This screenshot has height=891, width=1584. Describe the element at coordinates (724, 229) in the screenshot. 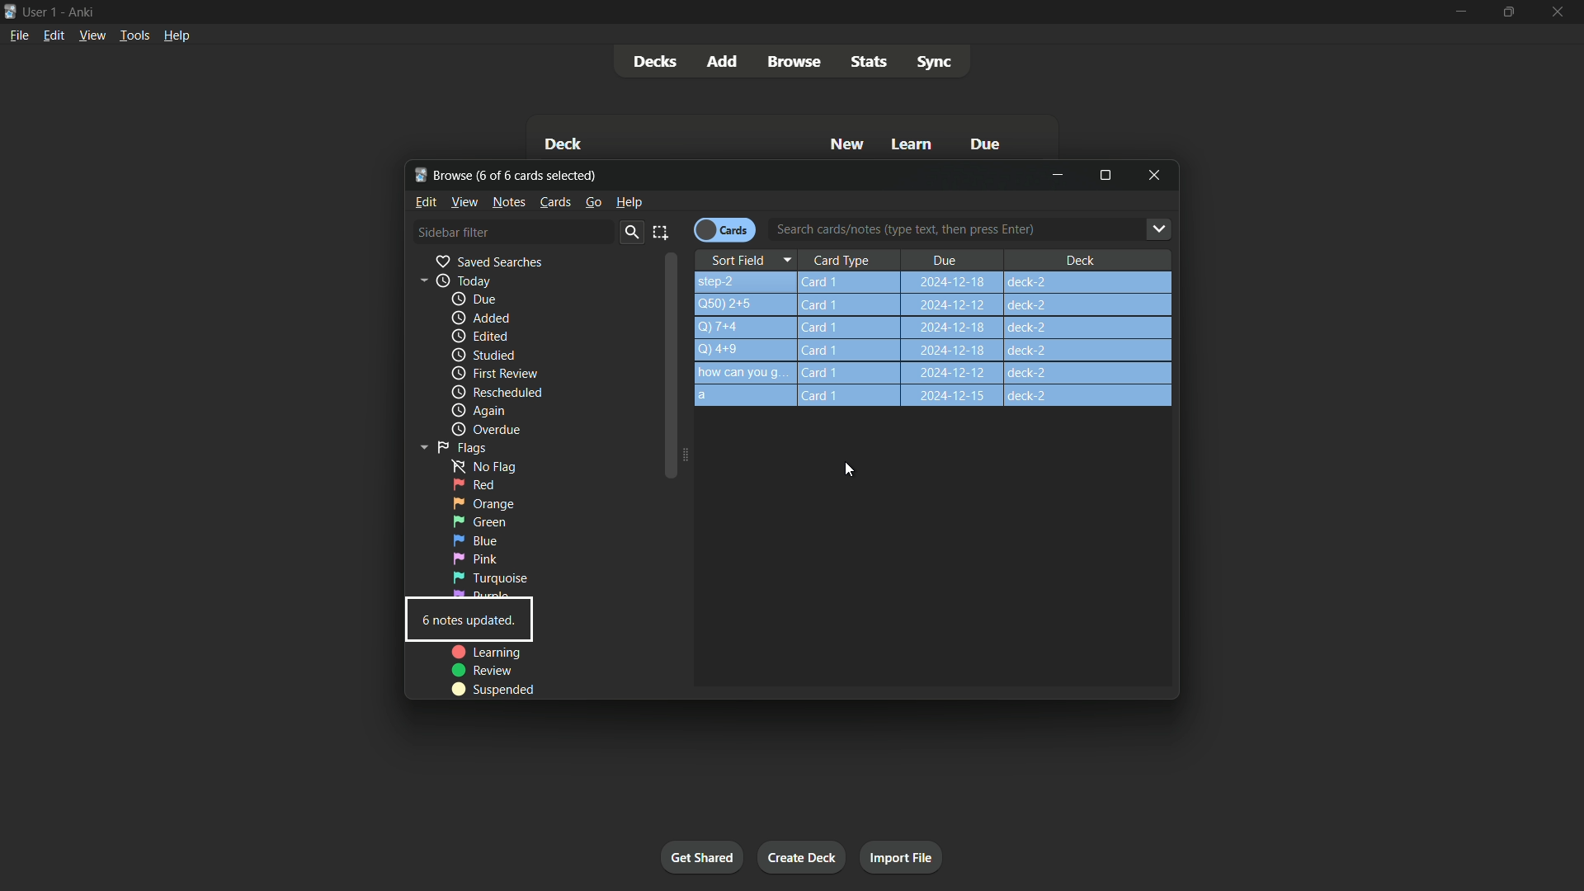

I see `Cards` at that location.